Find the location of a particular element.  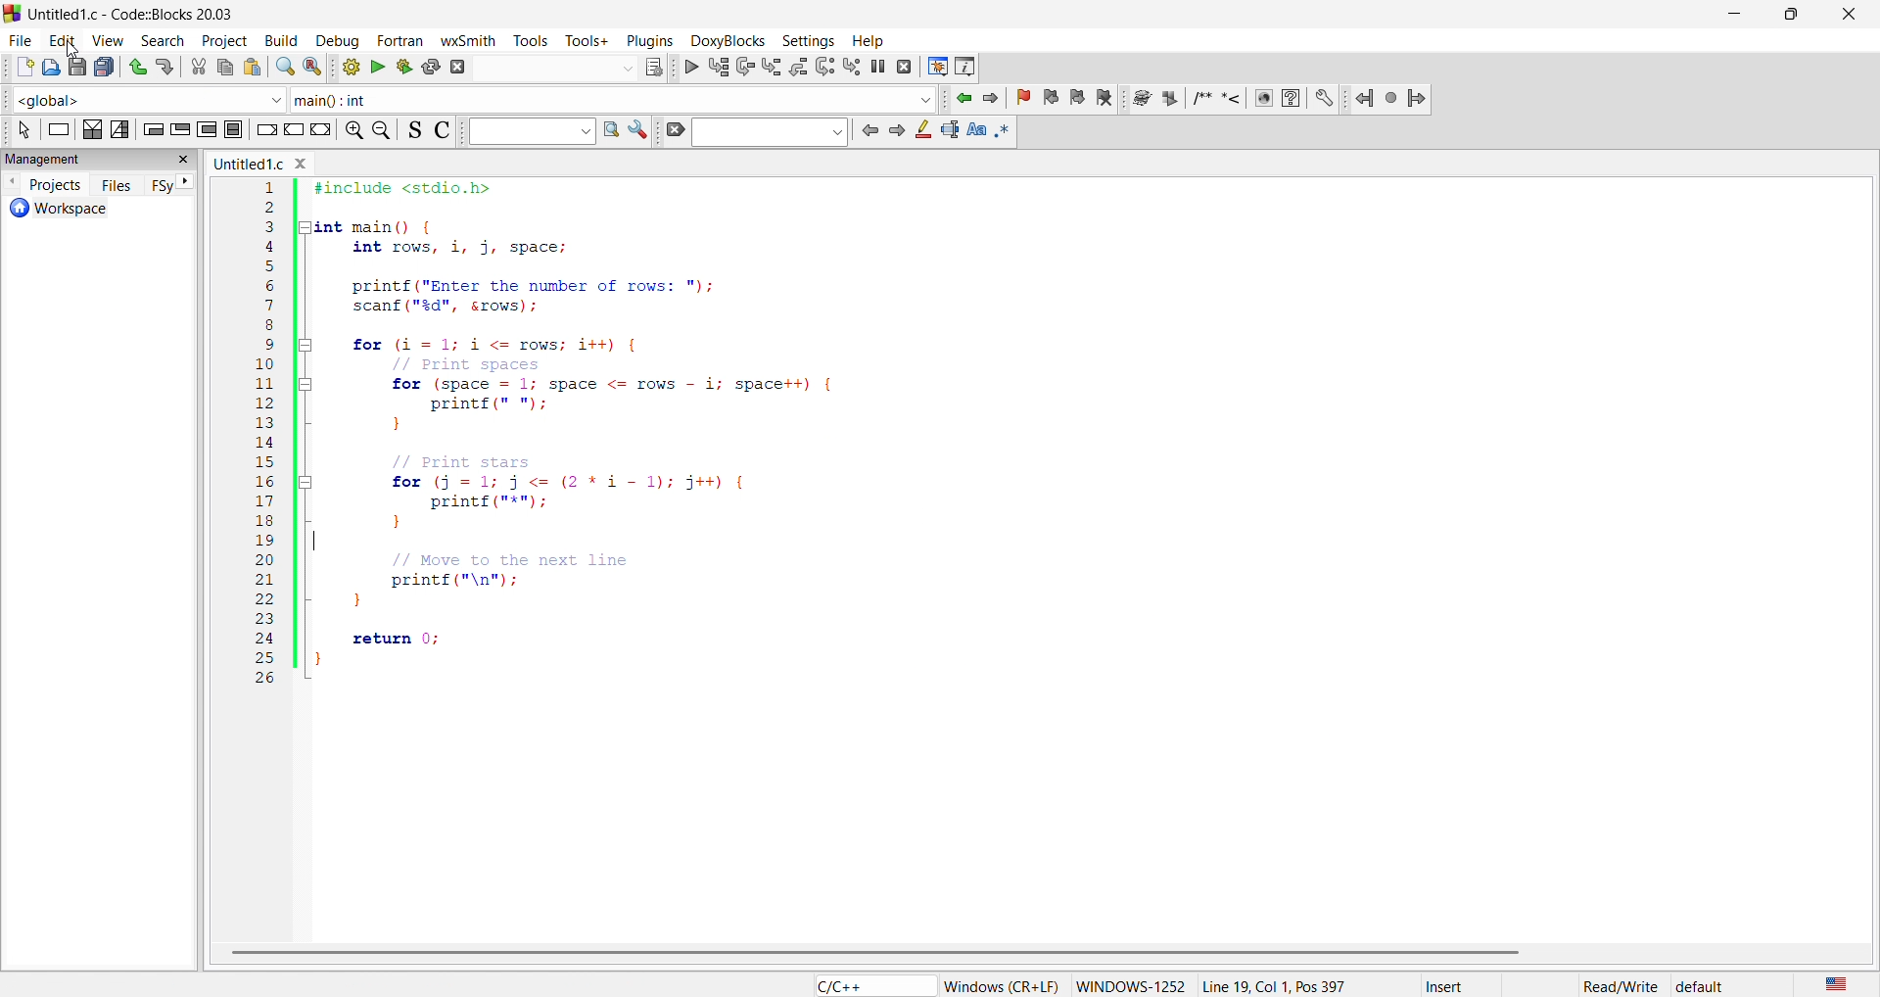

undo is located at coordinates (135, 67).